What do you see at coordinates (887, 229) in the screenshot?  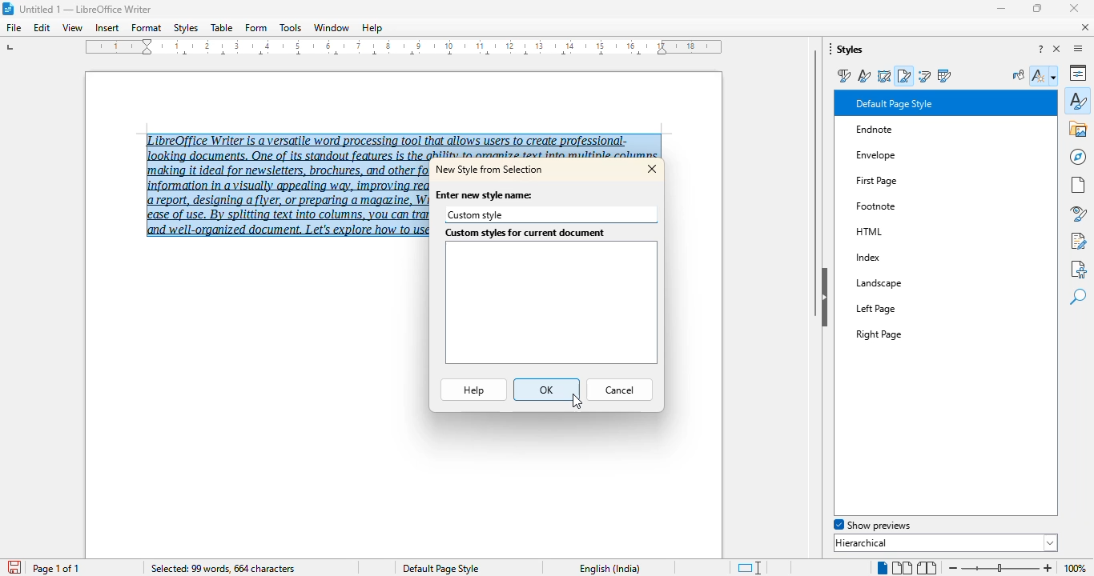 I see `HTML` at bounding box center [887, 229].